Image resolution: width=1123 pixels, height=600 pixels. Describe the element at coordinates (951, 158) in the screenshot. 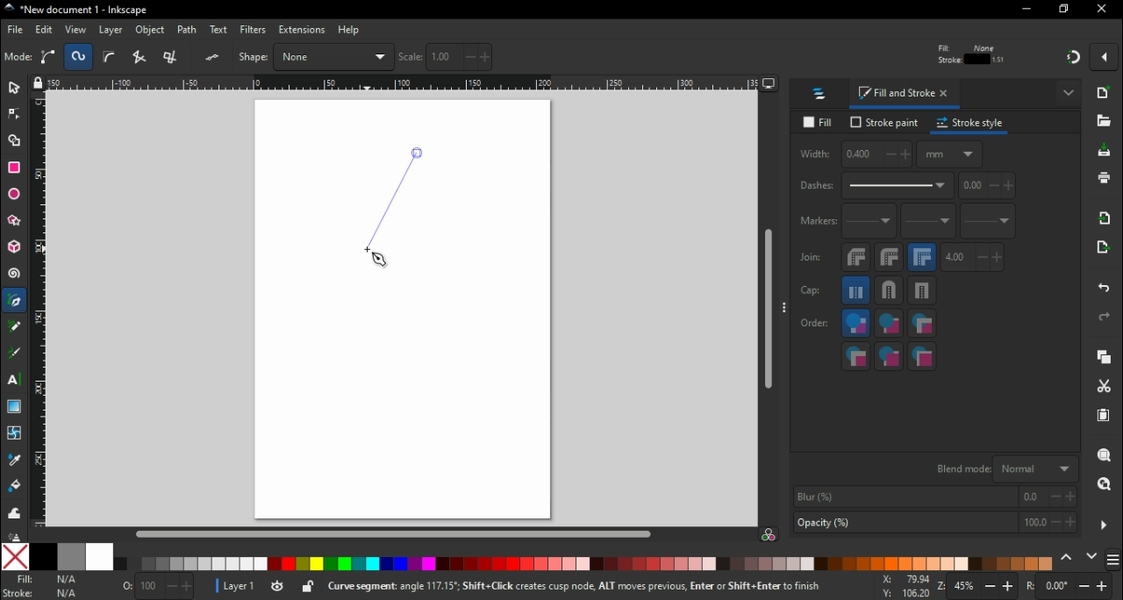

I see `units` at that location.